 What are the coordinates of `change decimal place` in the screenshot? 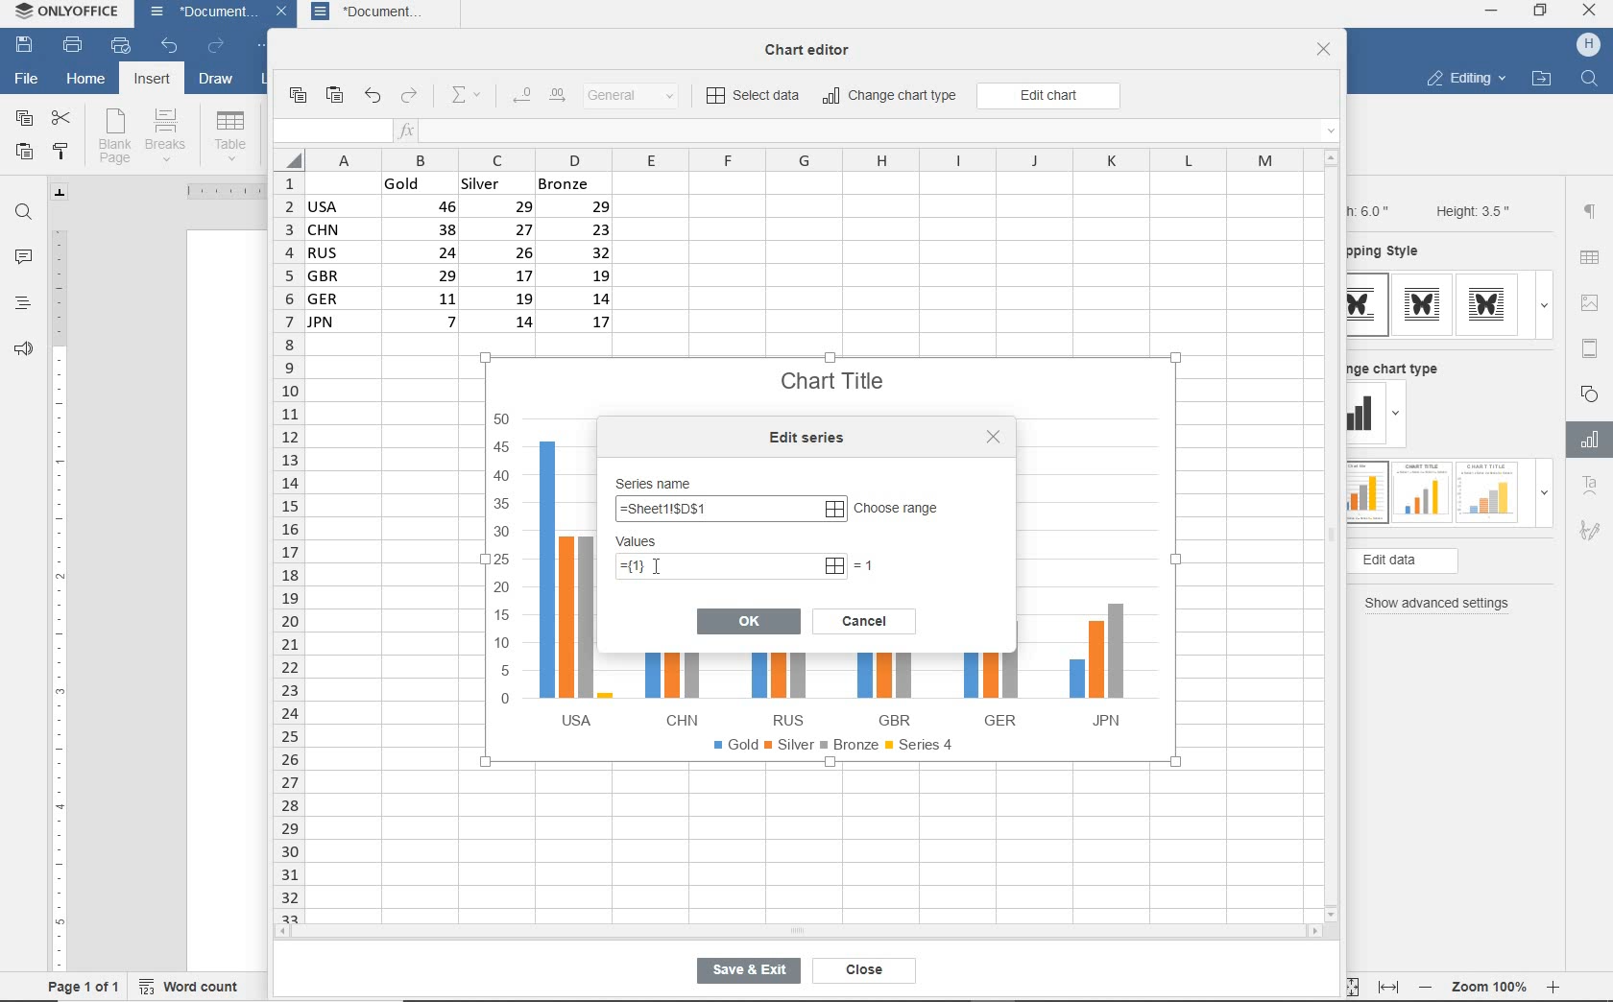 It's located at (538, 96).